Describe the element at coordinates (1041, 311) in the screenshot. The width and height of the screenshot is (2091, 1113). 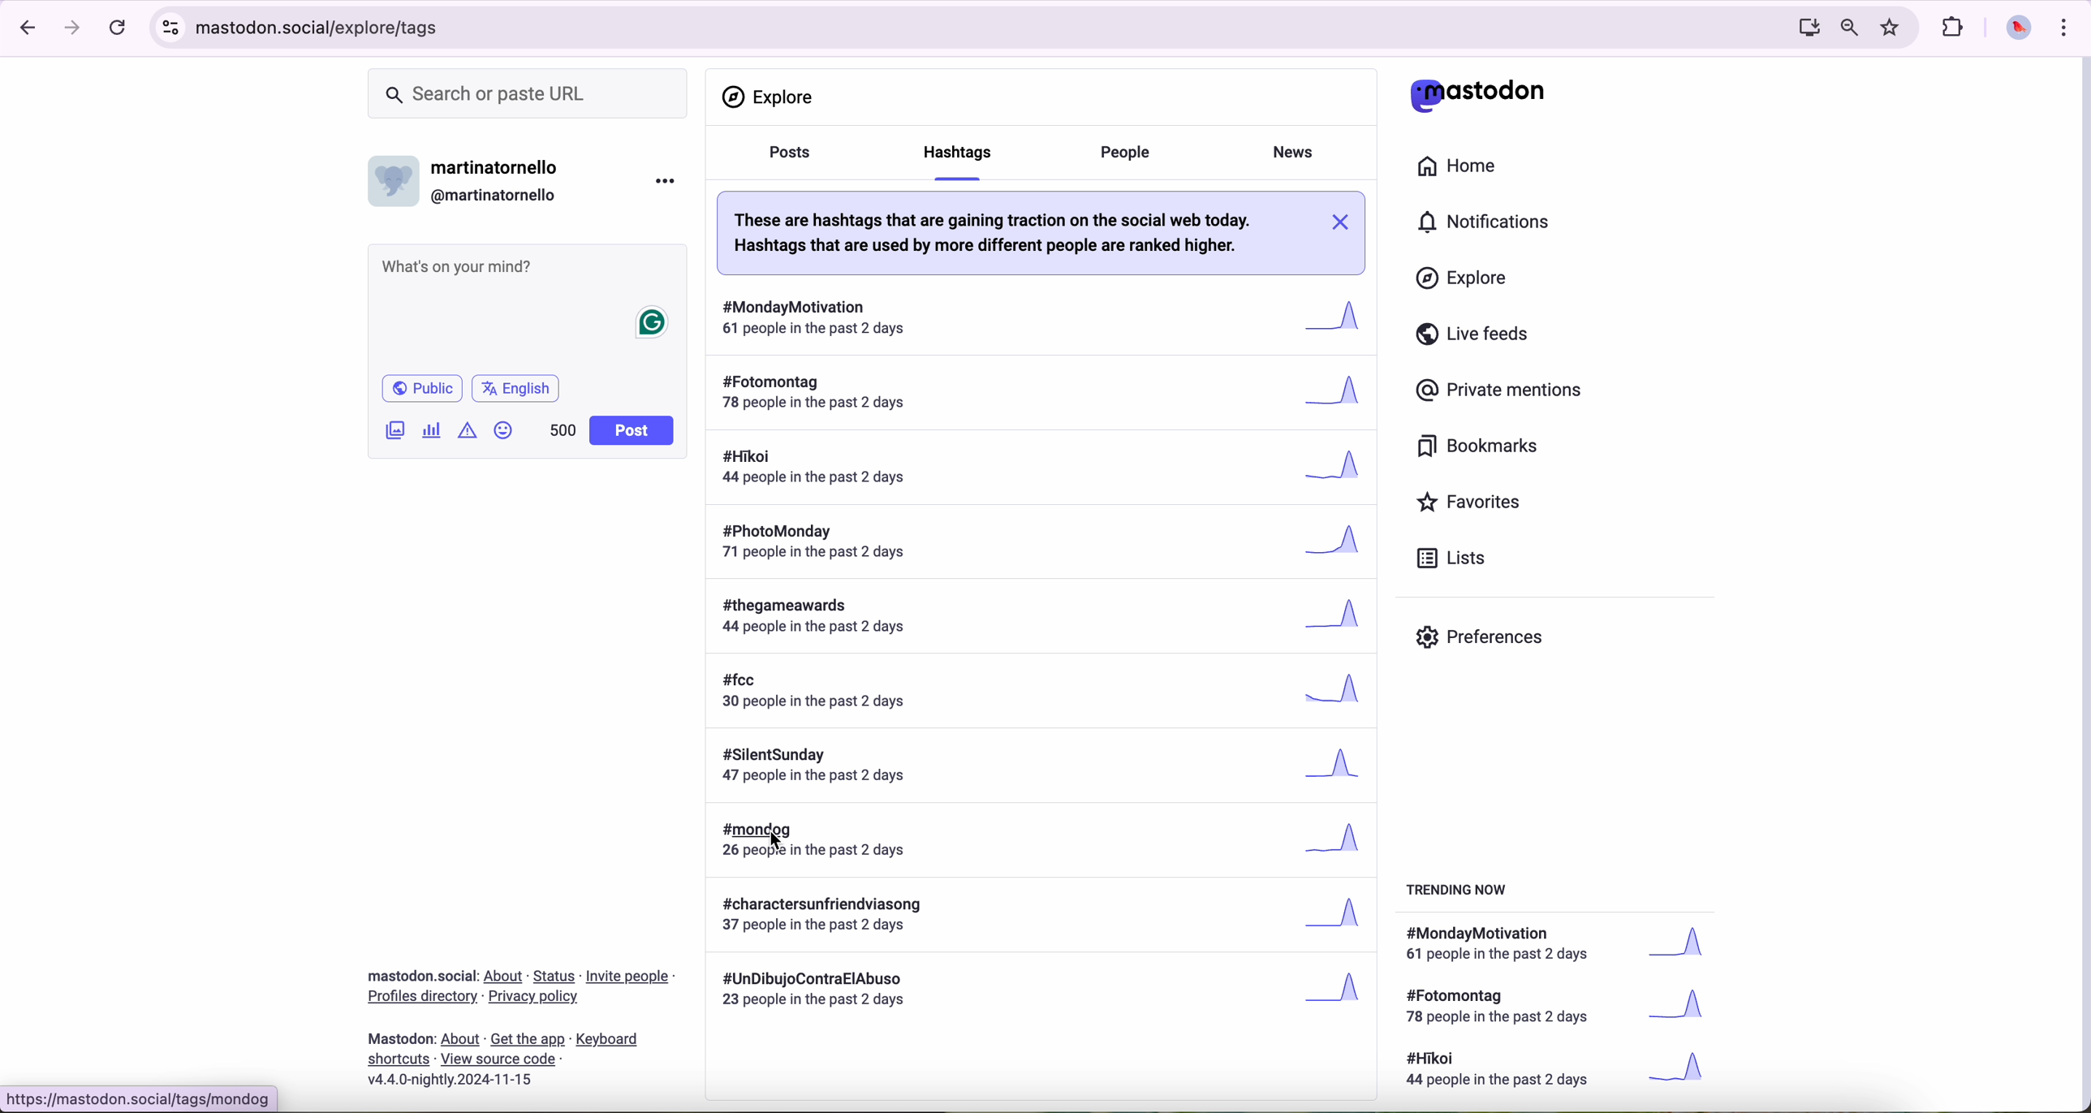
I see `#MondayMotivation` at that location.